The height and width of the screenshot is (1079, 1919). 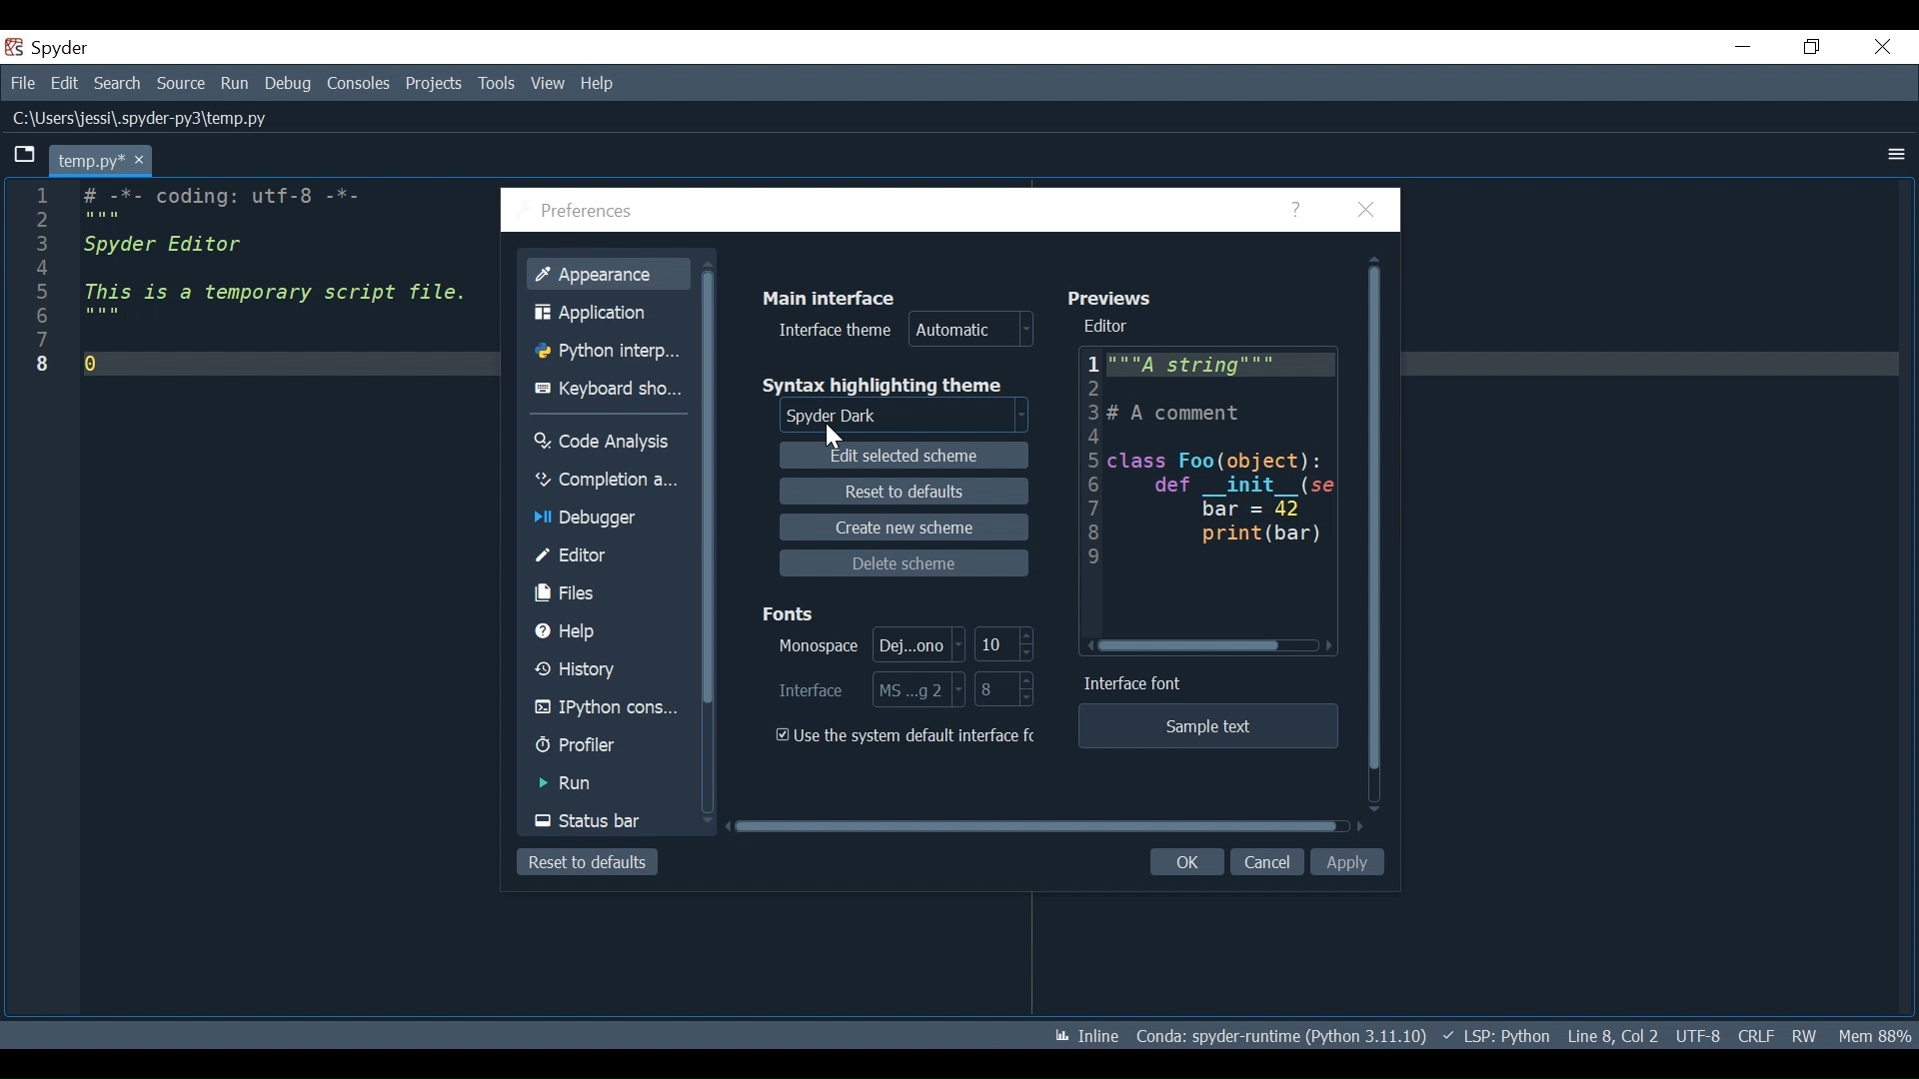 What do you see at coordinates (237, 84) in the screenshot?
I see `Run` at bounding box center [237, 84].